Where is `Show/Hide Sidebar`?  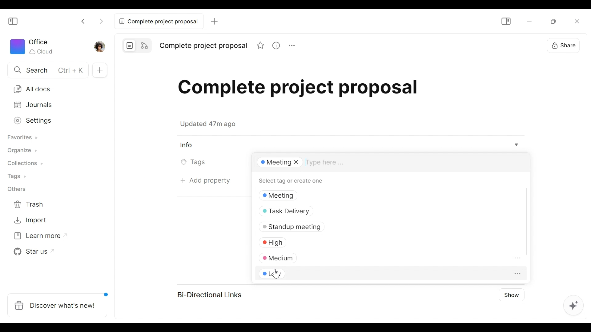
Show/Hide Sidebar is located at coordinates (507, 21).